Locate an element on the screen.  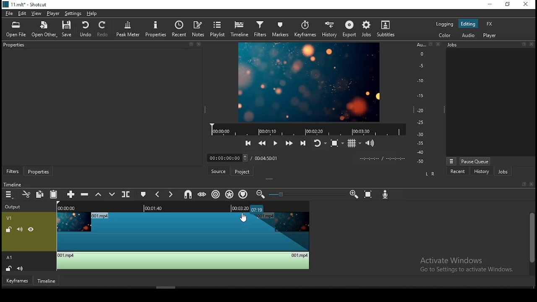
previous marker is located at coordinates (157, 194).